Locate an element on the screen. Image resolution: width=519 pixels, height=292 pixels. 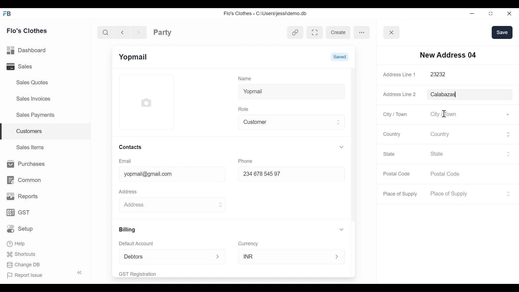
Asterisk  is located at coordinates (509, 114).